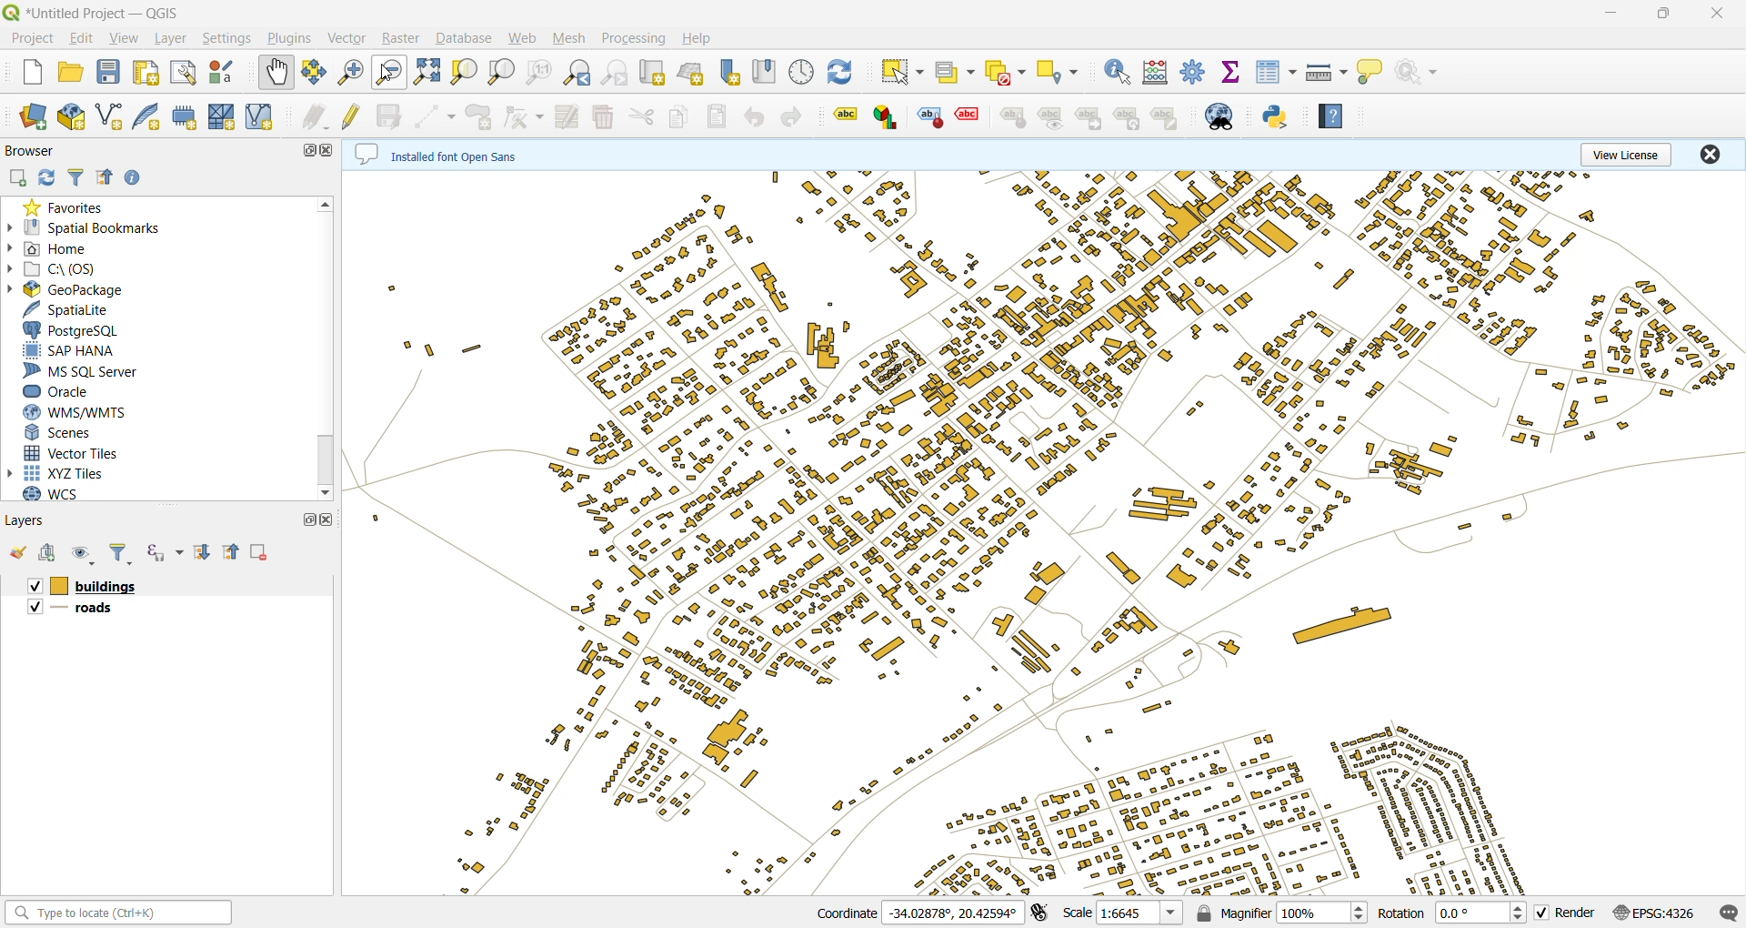 This screenshot has width=1746, height=928. I want to click on redo, so click(790, 115).